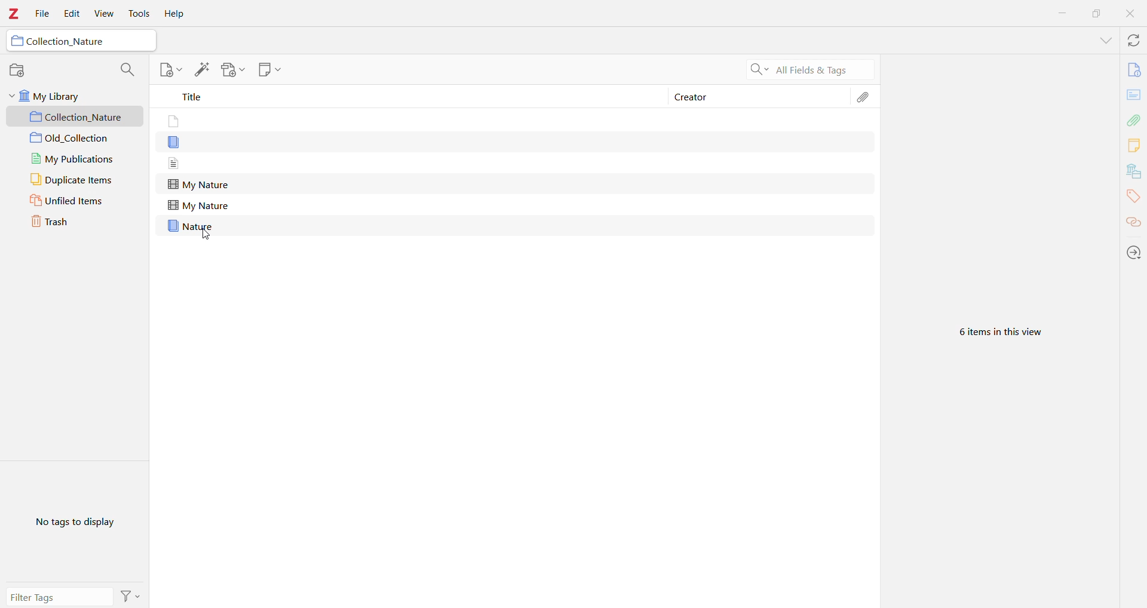  Describe the element at coordinates (198, 185) in the screenshot. I see `My Nature` at that location.